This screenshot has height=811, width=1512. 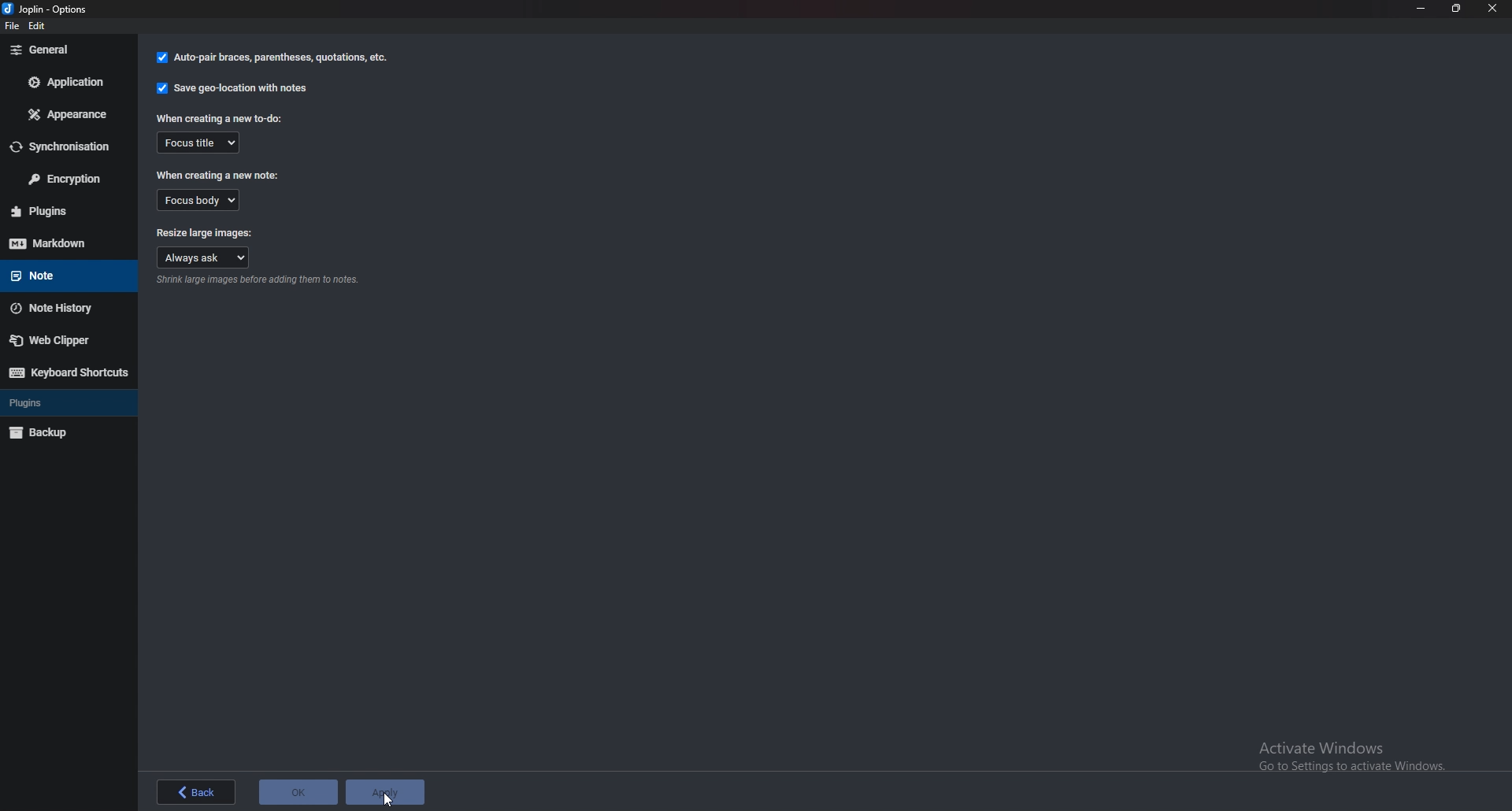 What do you see at coordinates (1457, 9) in the screenshot?
I see `Resize` at bounding box center [1457, 9].